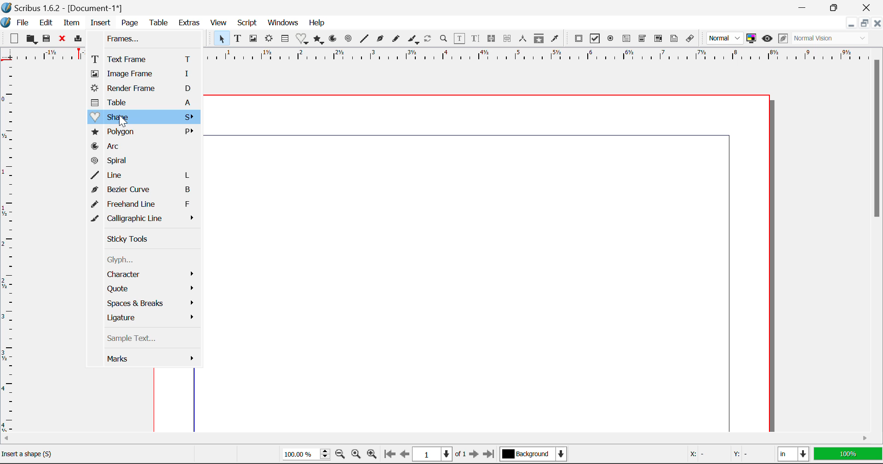 This screenshot has height=464, width=883. I want to click on Normal, so click(723, 38).